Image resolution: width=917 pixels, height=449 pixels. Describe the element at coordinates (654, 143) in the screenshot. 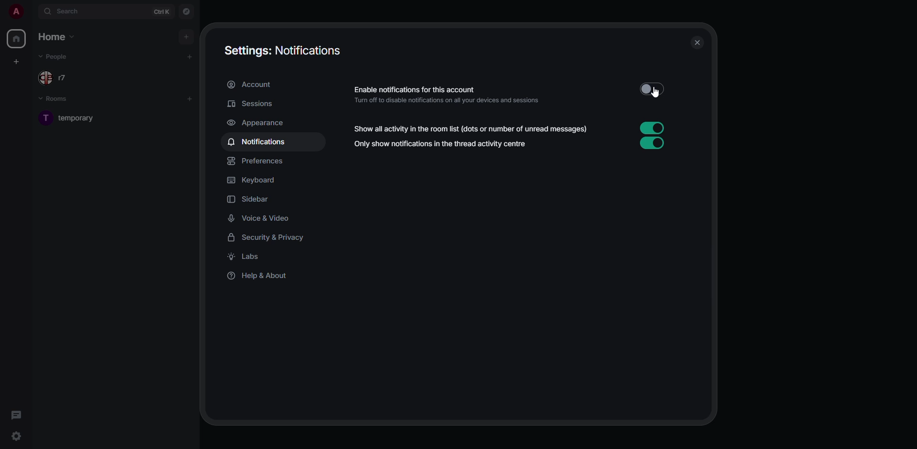

I see `enabled` at that location.